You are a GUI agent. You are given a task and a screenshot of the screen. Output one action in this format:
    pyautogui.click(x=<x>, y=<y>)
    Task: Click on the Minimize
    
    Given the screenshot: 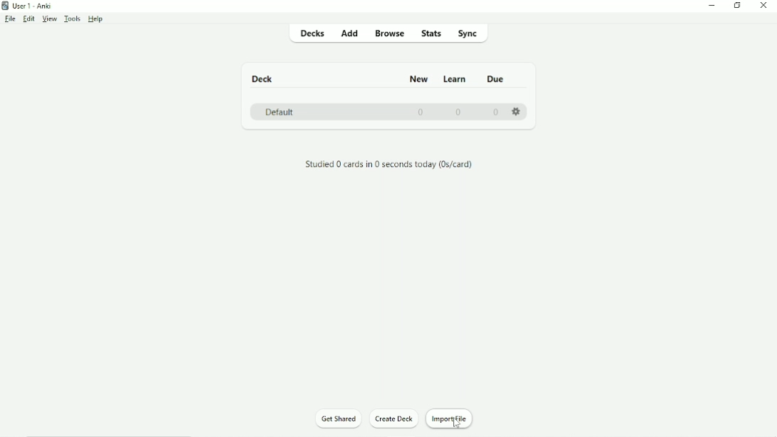 What is the action you would take?
    pyautogui.click(x=713, y=6)
    